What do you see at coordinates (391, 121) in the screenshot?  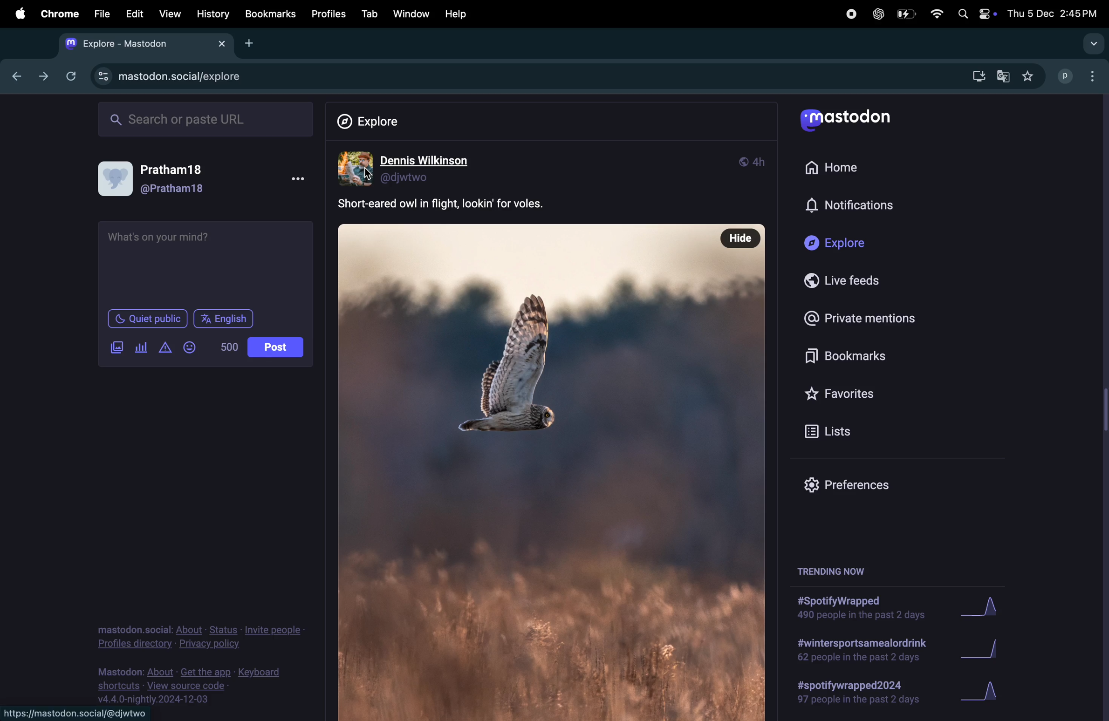 I see `Explore` at bounding box center [391, 121].